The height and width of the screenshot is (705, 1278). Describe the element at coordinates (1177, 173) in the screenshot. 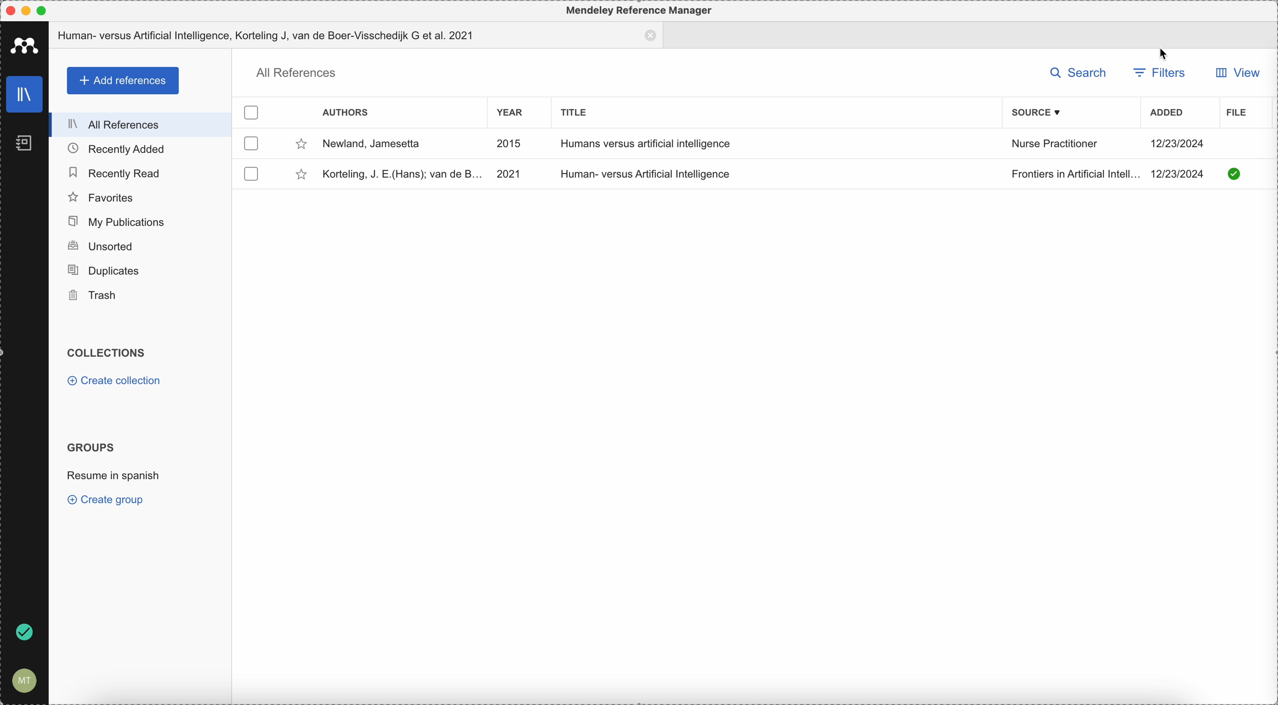

I see `12/23/2024` at that location.